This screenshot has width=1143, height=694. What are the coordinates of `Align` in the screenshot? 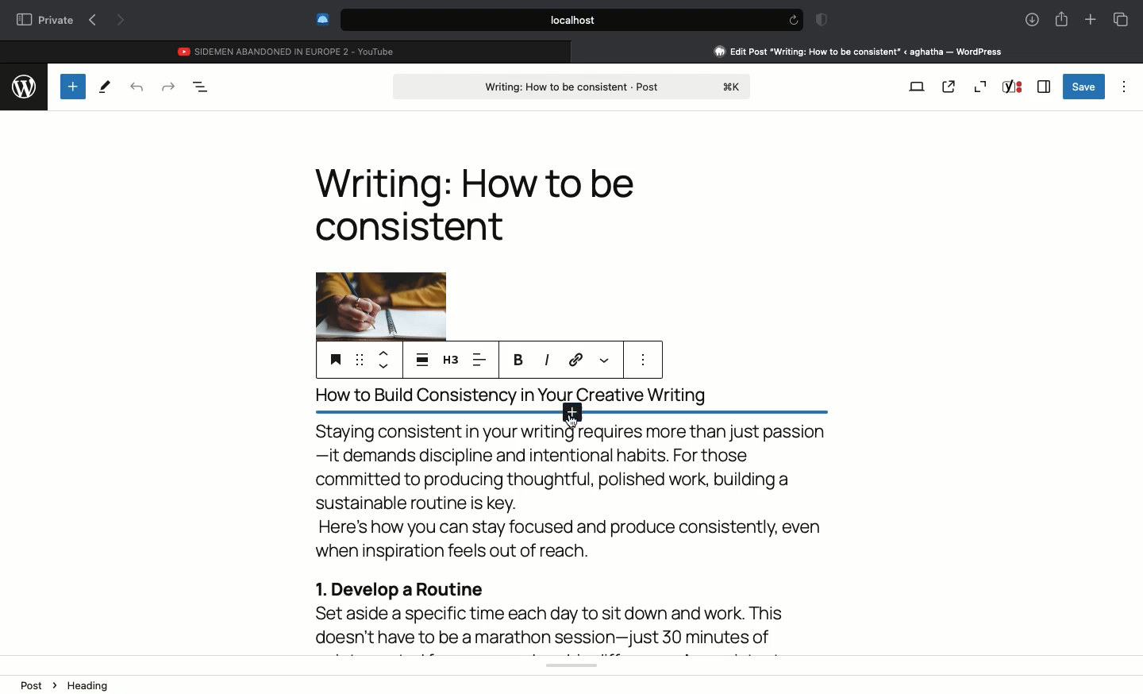 It's located at (422, 361).